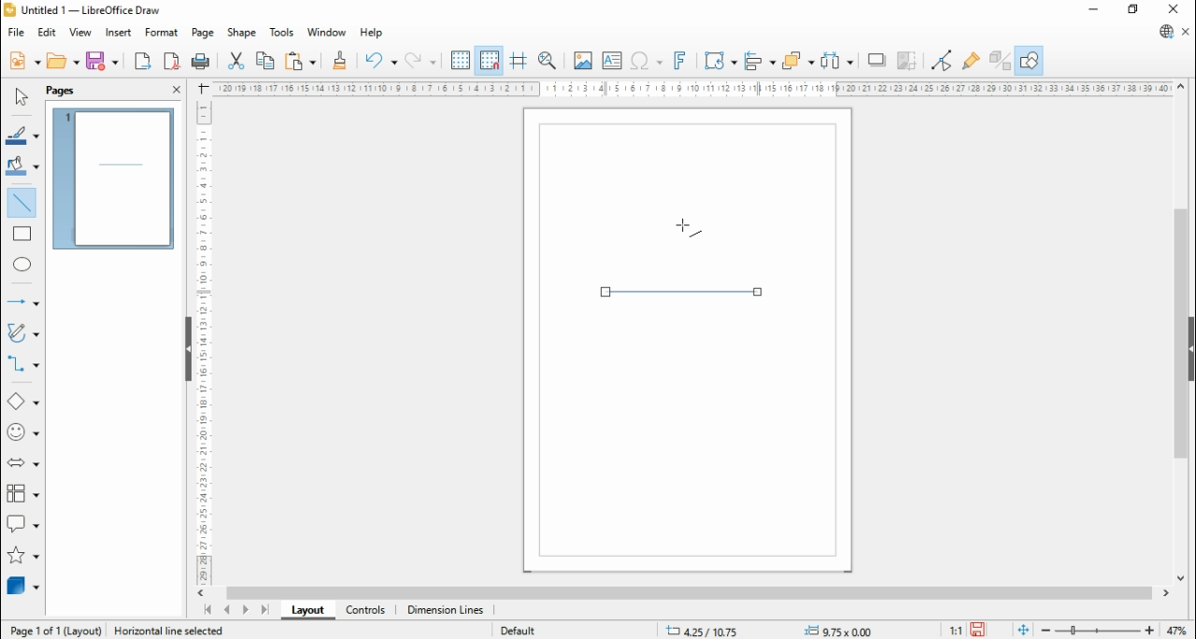  Describe the element at coordinates (22, 135) in the screenshot. I see `line color` at that location.